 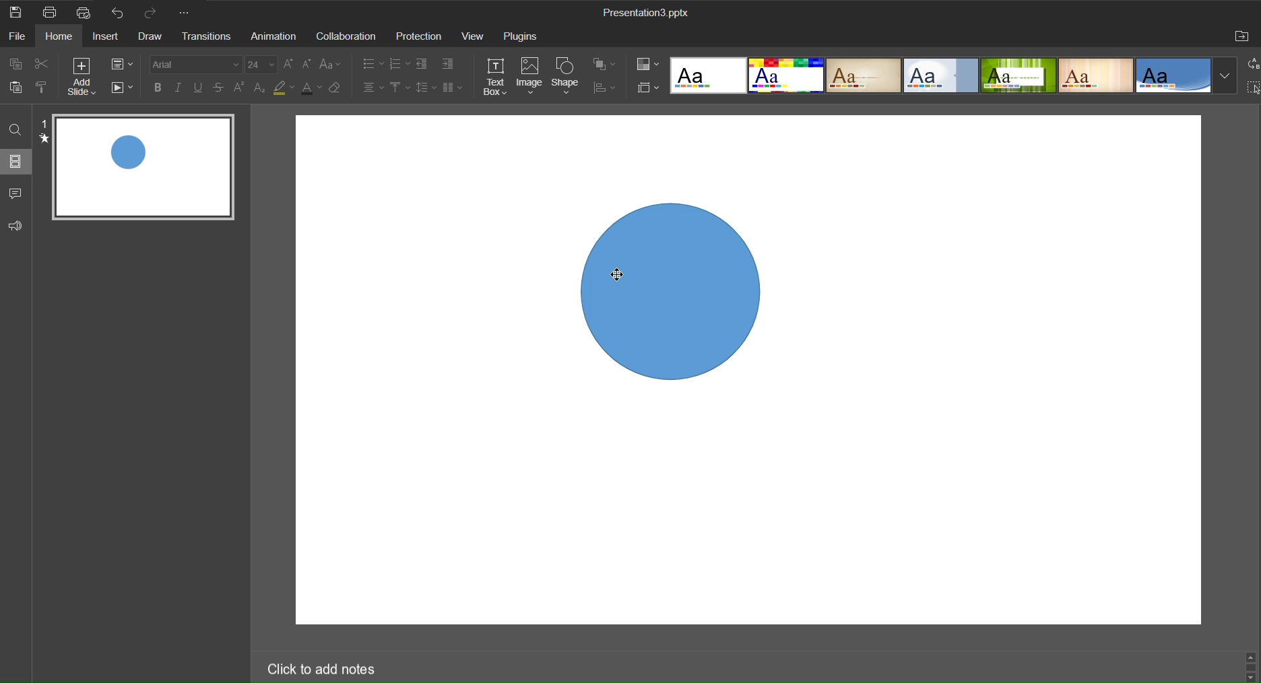 What do you see at coordinates (196, 66) in the screenshot?
I see `Font` at bounding box center [196, 66].